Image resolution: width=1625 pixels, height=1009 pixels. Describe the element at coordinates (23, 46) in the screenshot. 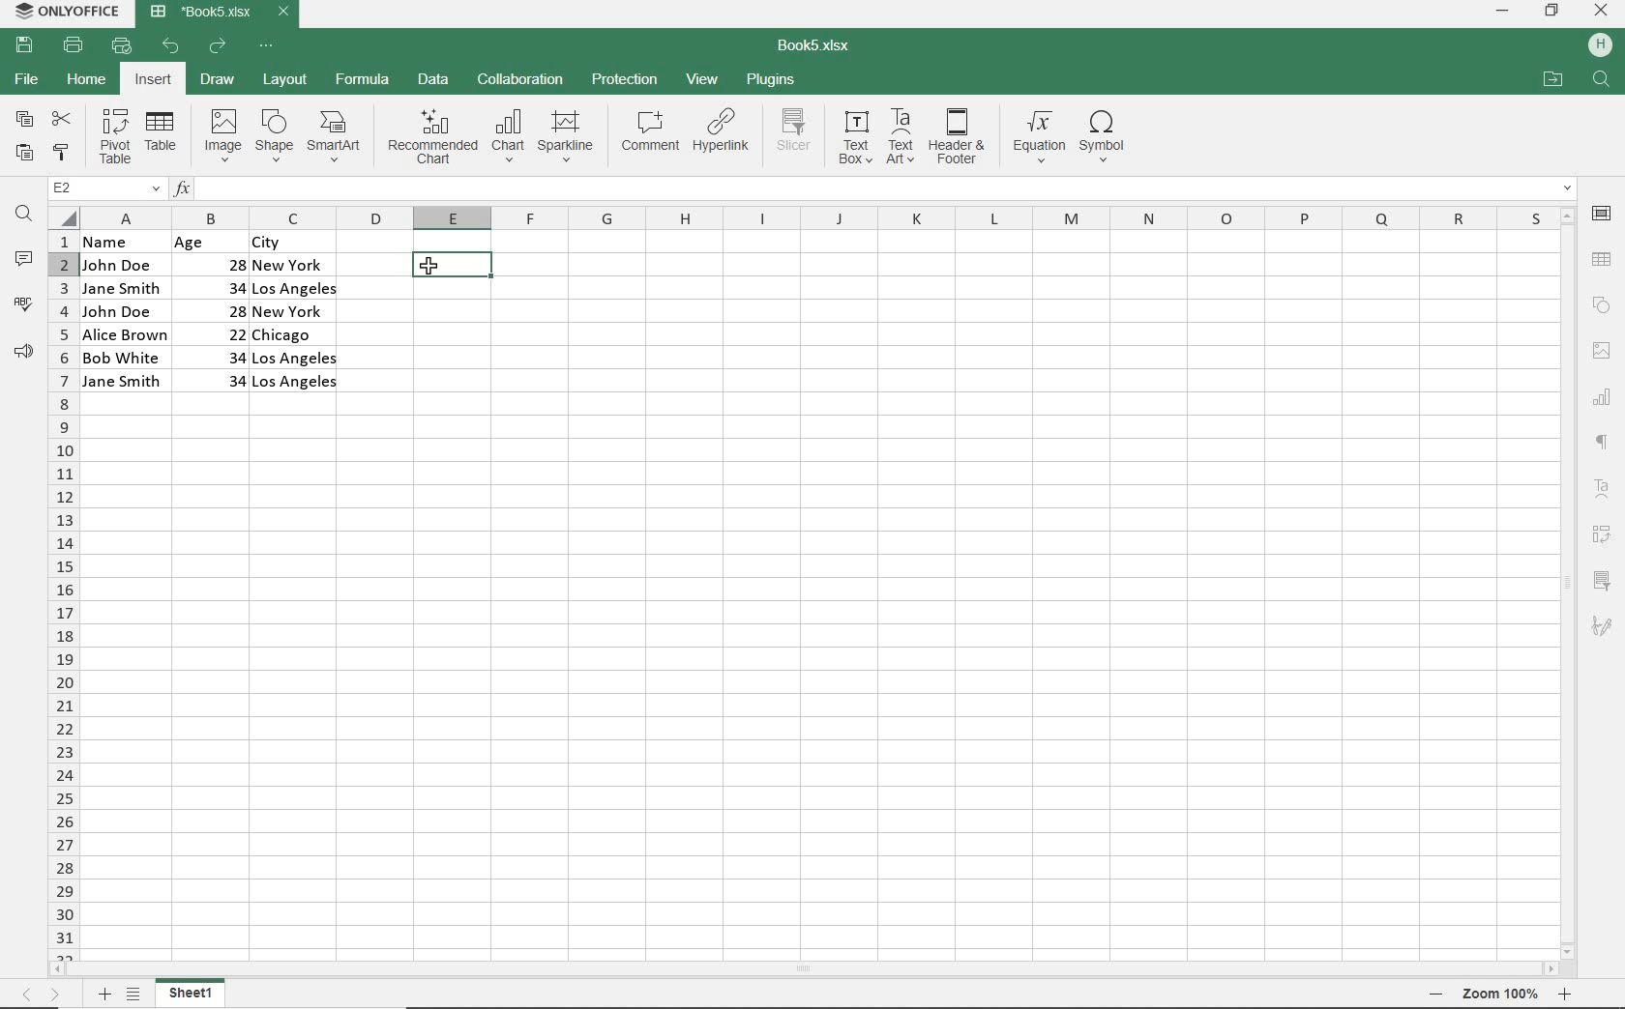

I see `SAVE` at that location.